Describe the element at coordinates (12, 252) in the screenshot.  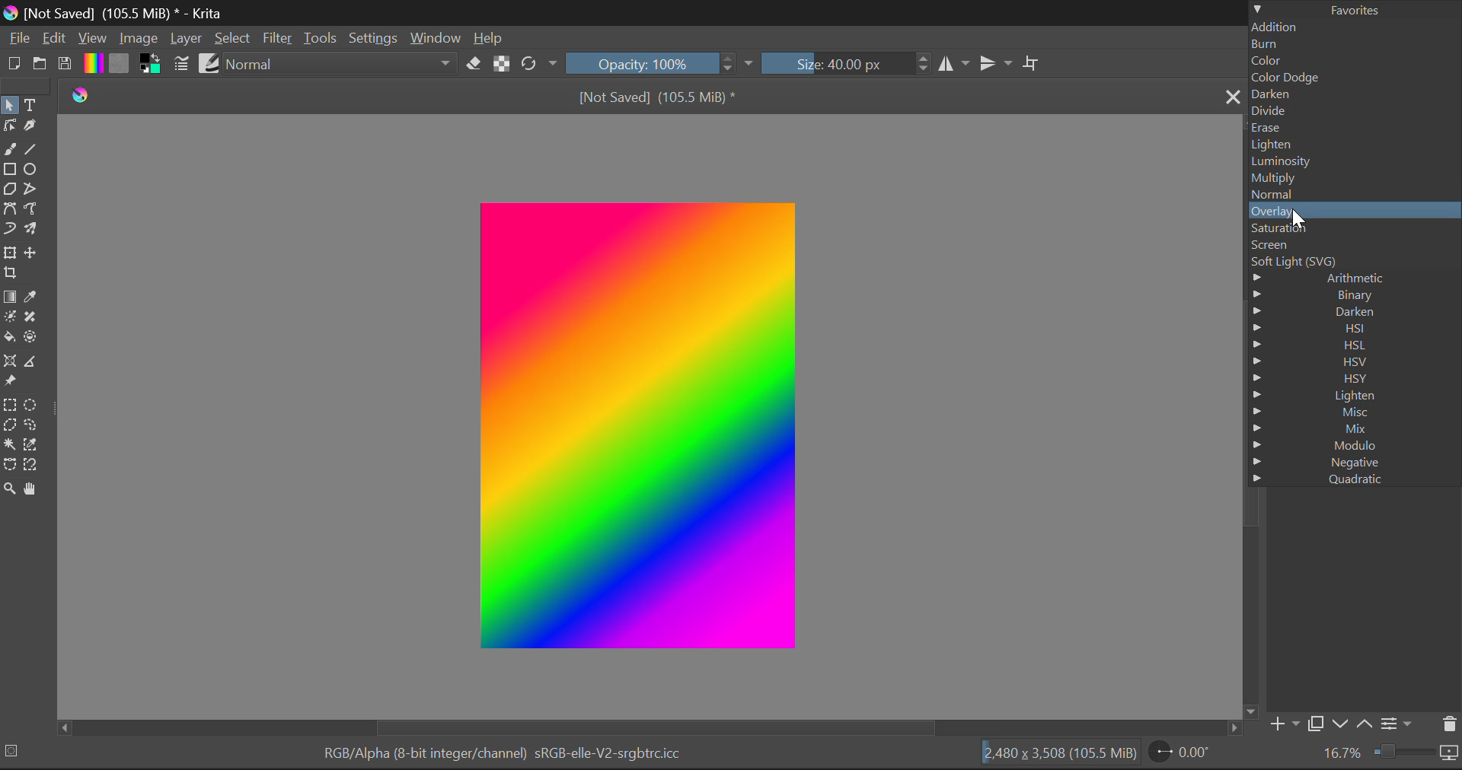
I see `Transform Layer` at that location.